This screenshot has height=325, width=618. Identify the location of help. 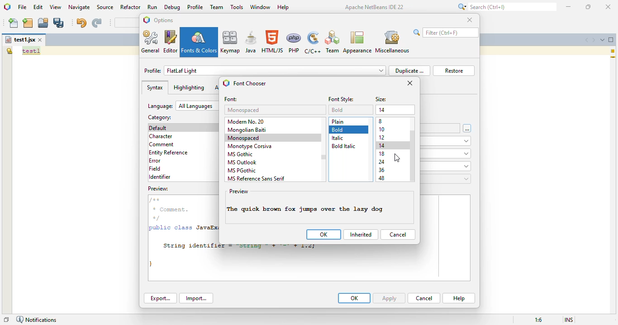
(283, 7).